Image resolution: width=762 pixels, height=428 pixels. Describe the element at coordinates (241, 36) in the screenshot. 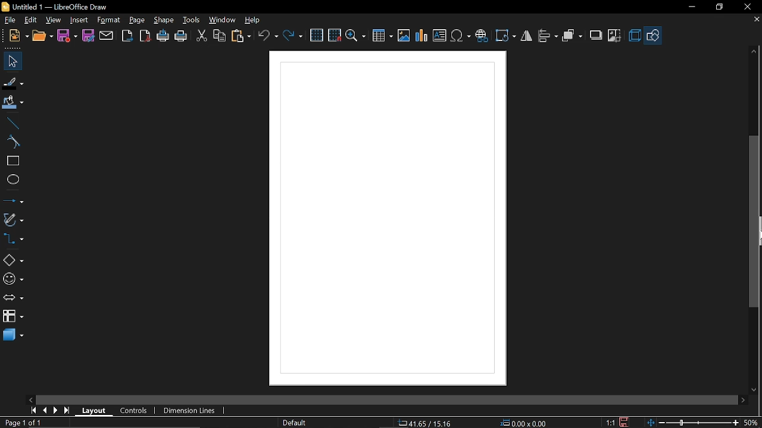

I see `paste` at that location.